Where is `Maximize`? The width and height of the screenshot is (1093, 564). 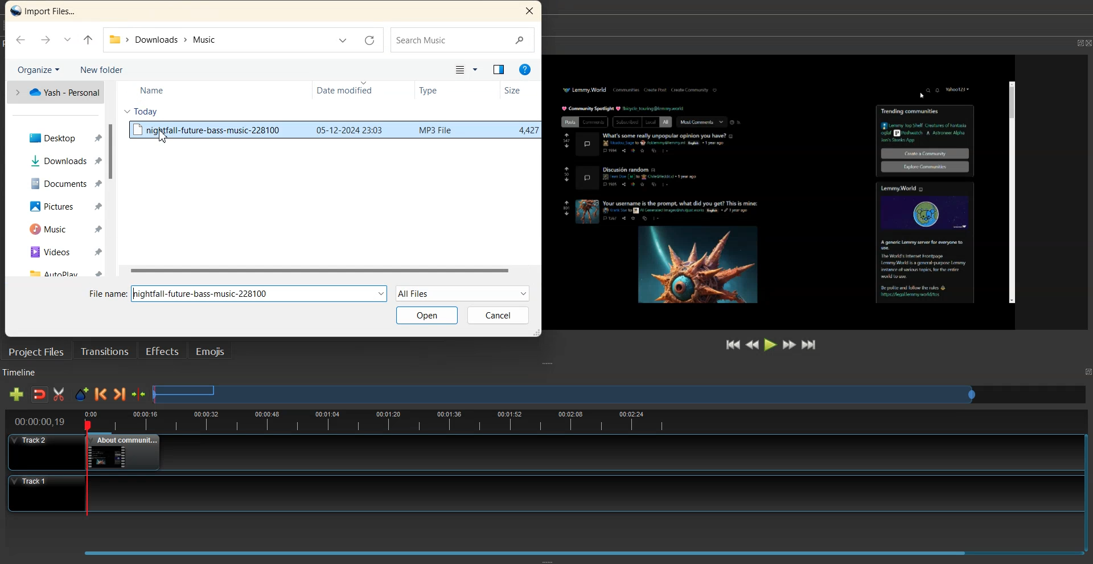
Maximize is located at coordinates (1072, 41).